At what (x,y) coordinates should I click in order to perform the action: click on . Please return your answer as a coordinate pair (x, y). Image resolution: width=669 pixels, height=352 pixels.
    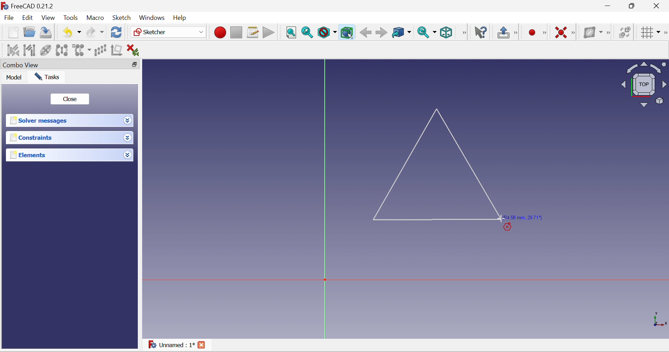
    Looking at the image, I should click on (182, 18).